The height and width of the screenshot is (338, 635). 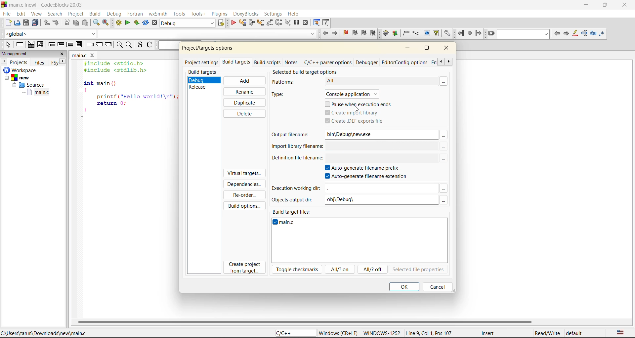 I want to click on More, so click(x=444, y=147).